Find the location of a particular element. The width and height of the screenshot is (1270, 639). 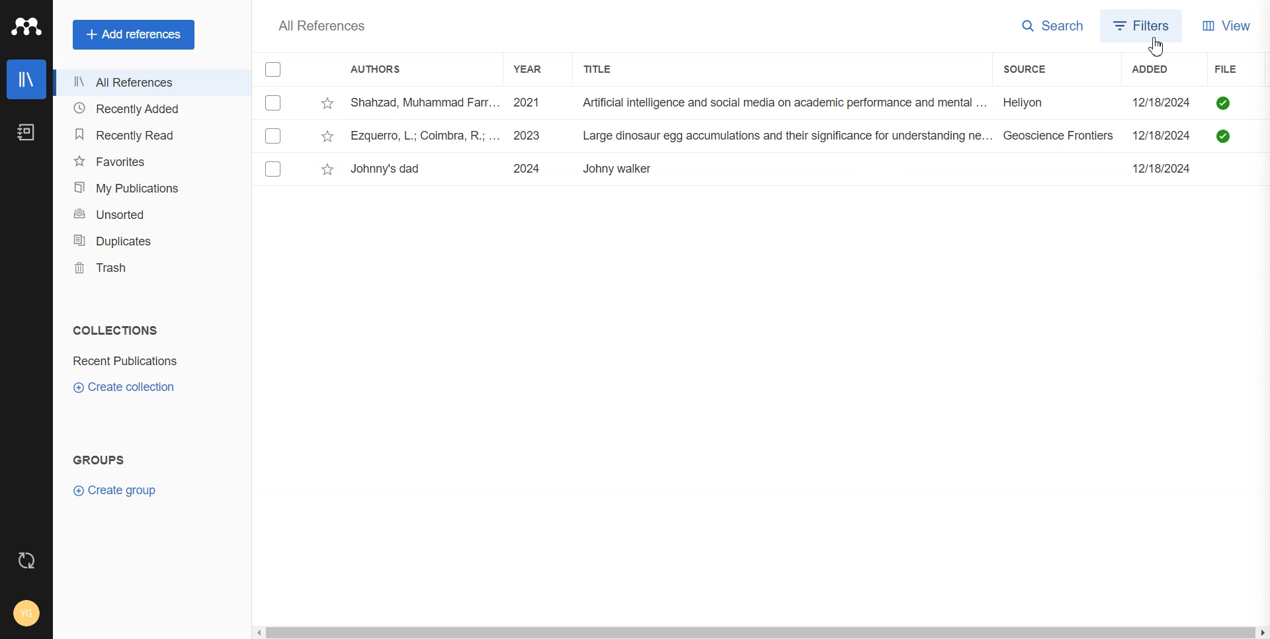

Auto Sync is located at coordinates (27, 560).